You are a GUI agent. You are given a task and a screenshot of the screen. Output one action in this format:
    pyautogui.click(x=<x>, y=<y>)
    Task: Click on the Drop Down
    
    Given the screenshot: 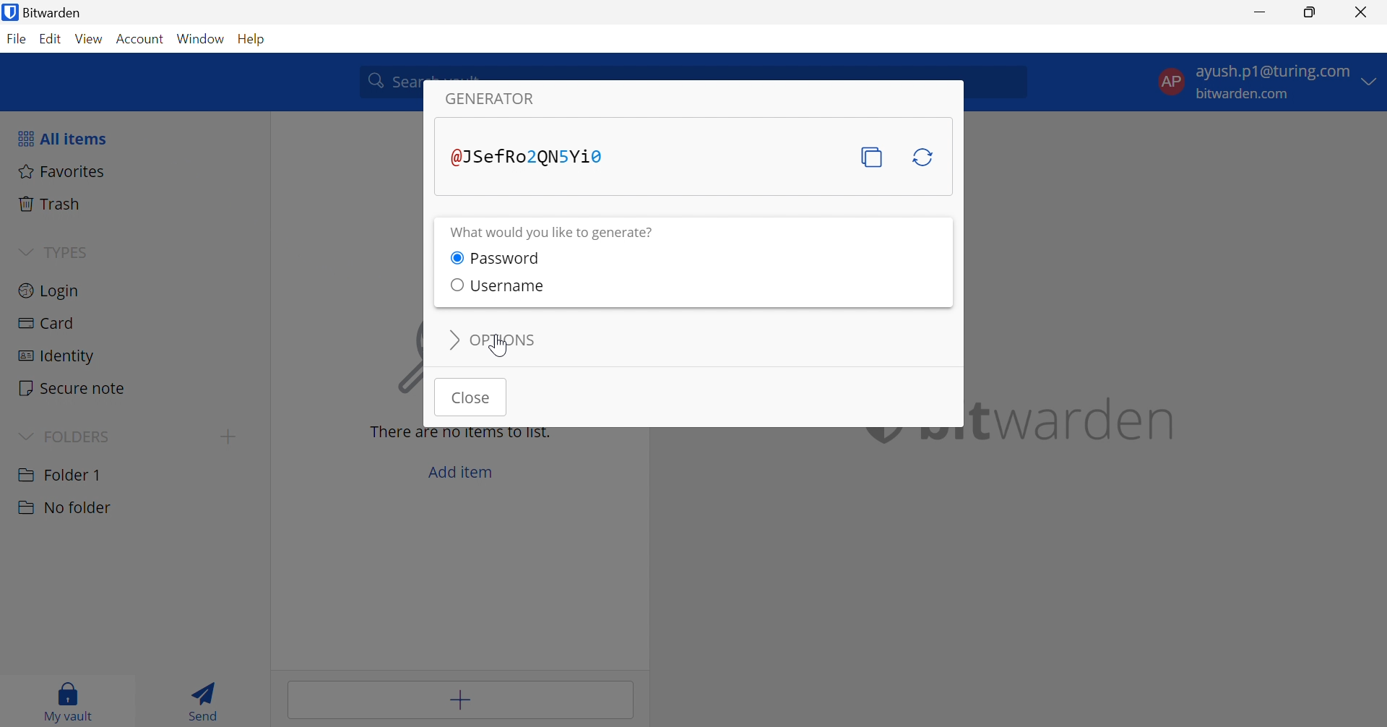 What is the action you would take?
    pyautogui.click(x=453, y=339)
    